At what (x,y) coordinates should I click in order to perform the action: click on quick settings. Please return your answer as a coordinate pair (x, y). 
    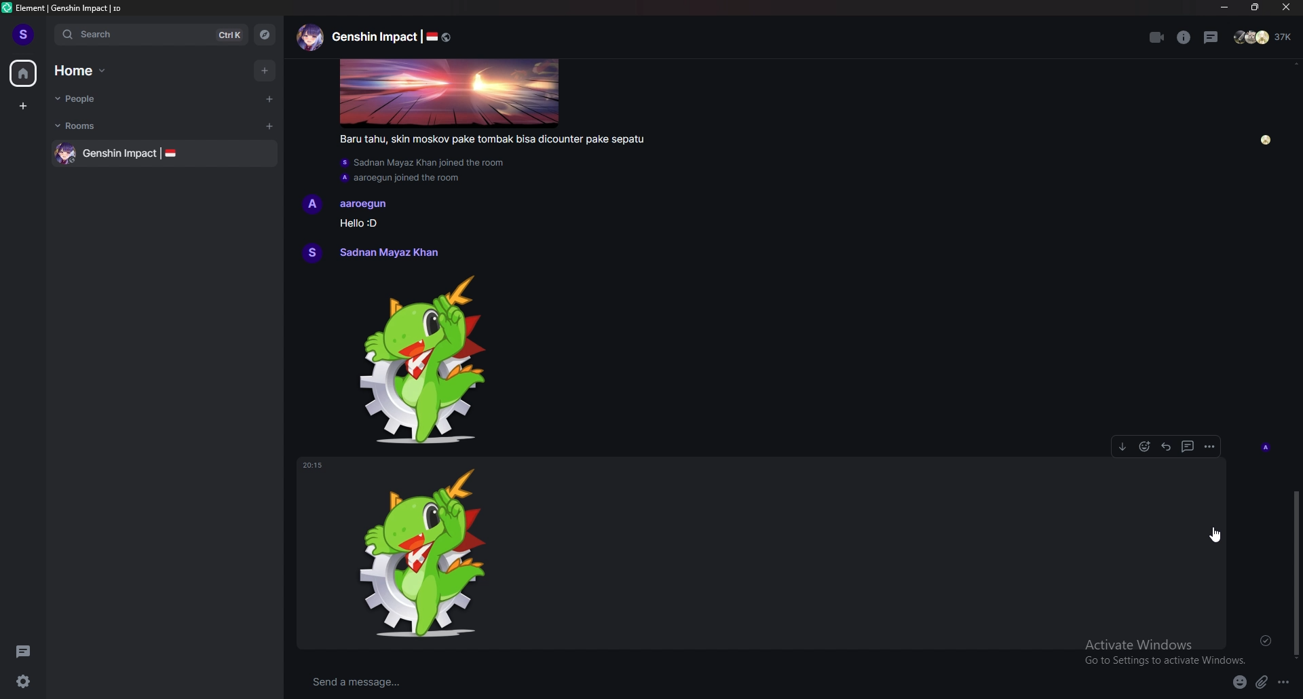
    Looking at the image, I should click on (23, 681).